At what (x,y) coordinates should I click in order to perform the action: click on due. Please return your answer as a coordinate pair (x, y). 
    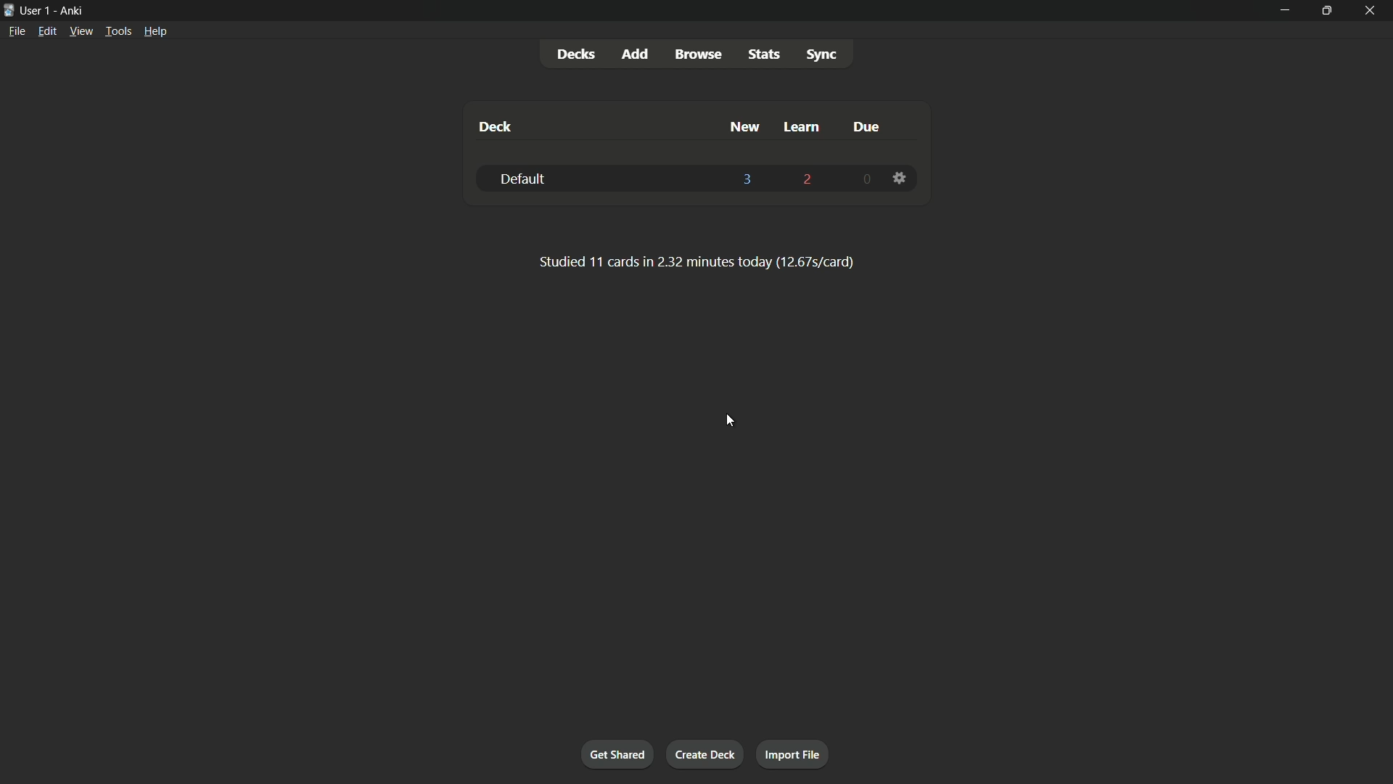
    Looking at the image, I should click on (867, 127).